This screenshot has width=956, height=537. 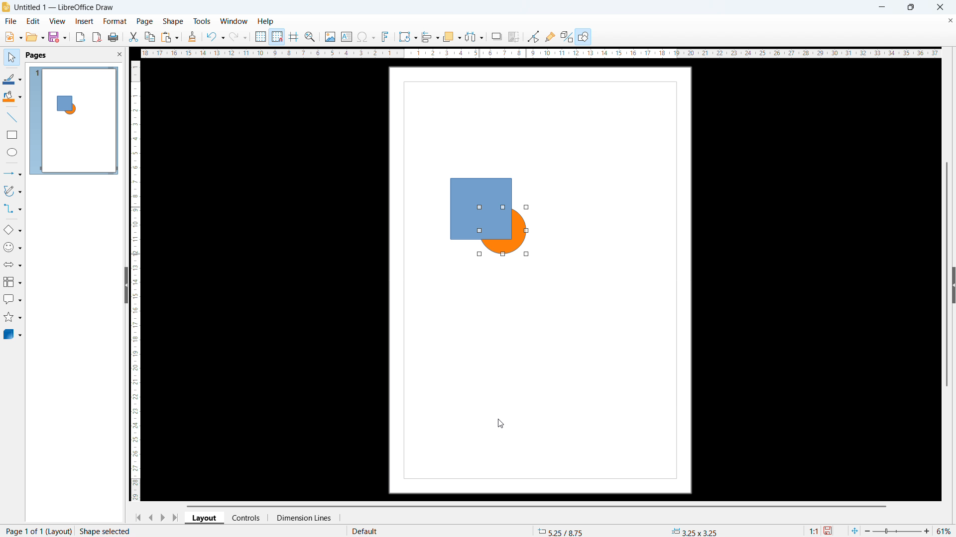 I want to click on display grid, so click(x=260, y=36).